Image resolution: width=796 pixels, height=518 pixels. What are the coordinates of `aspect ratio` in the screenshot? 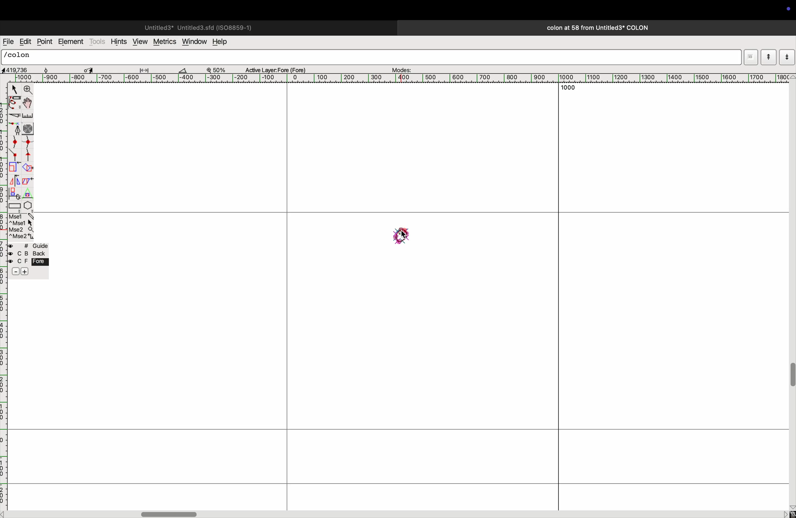 It's located at (18, 70).